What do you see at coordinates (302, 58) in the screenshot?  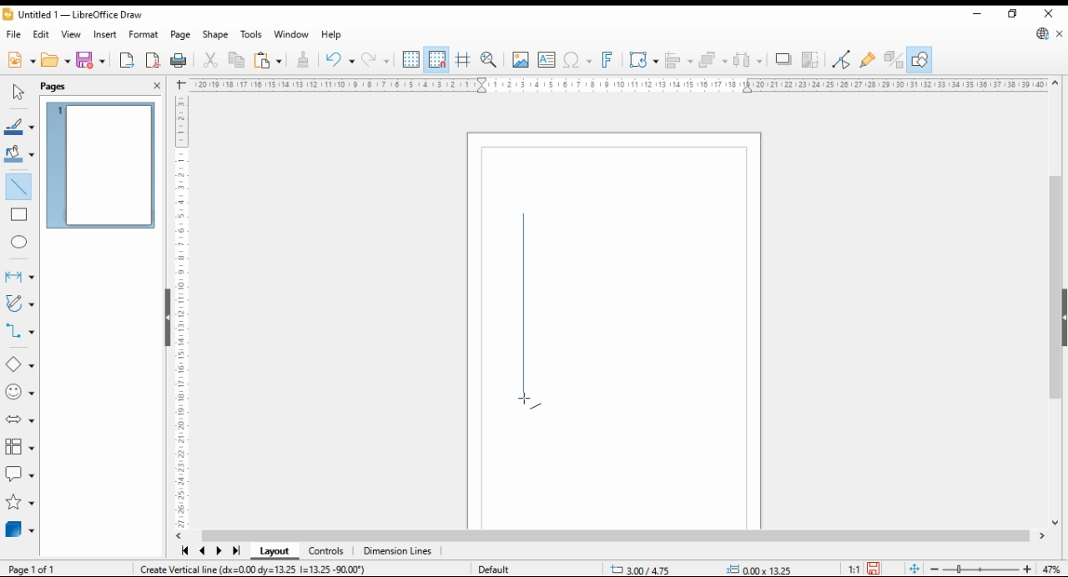 I see `clone formatting` at bounding box center [302, 58].